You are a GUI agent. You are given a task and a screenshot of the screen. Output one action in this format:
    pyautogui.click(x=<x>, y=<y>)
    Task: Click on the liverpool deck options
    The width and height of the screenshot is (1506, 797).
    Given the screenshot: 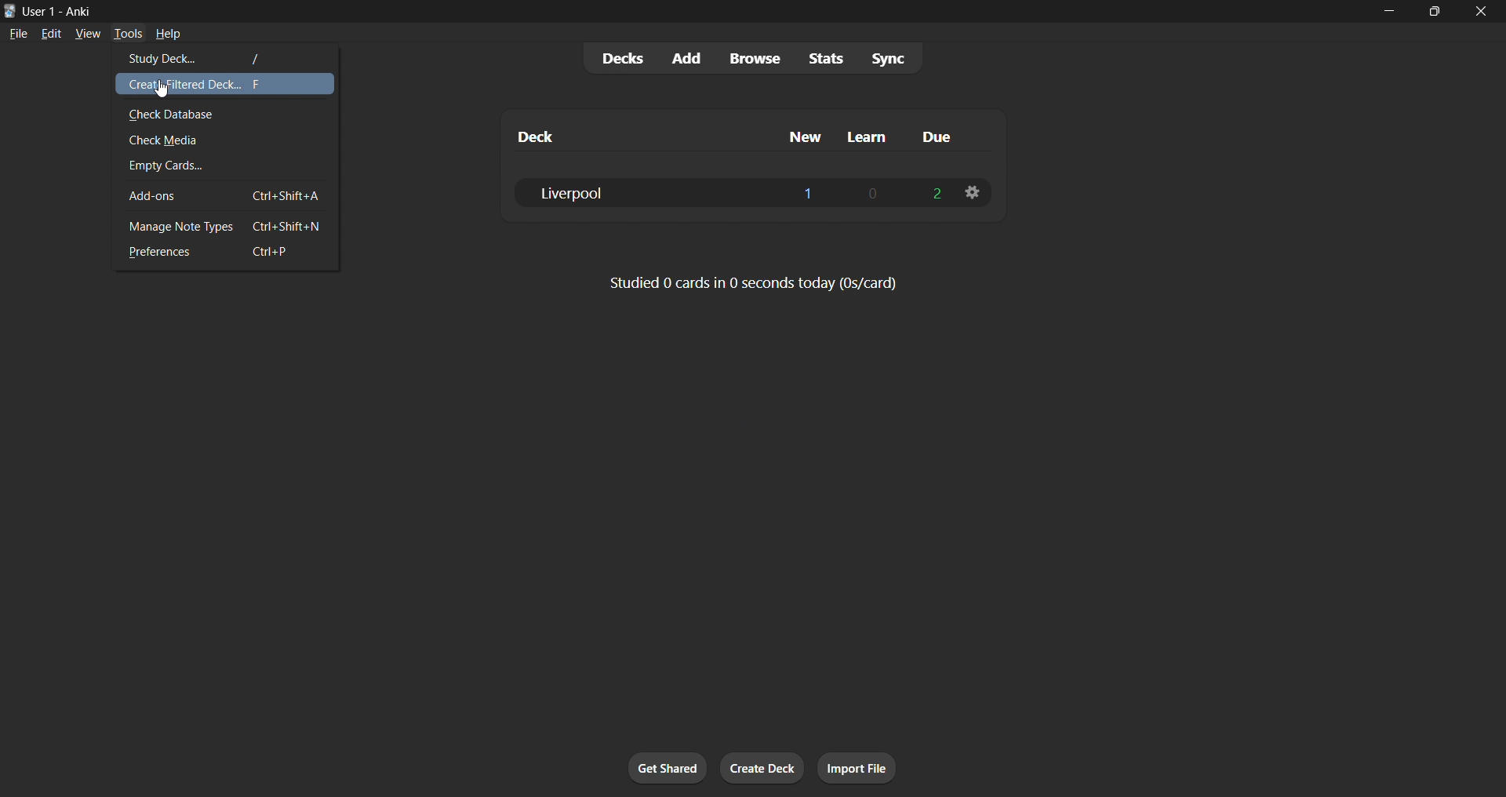 What is the action you would take?
    pyautogui.click(x=973, y=193)
    